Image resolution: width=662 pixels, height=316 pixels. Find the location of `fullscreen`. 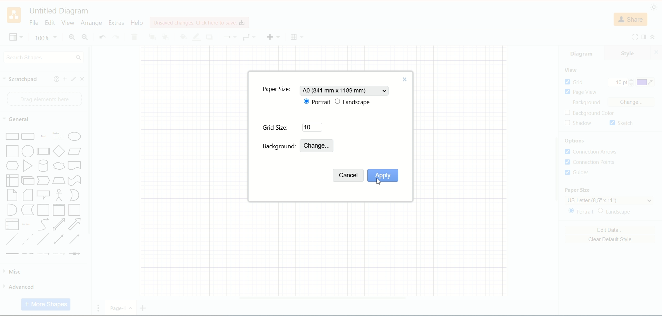

fullscreen is located at coordinates (632, 37).